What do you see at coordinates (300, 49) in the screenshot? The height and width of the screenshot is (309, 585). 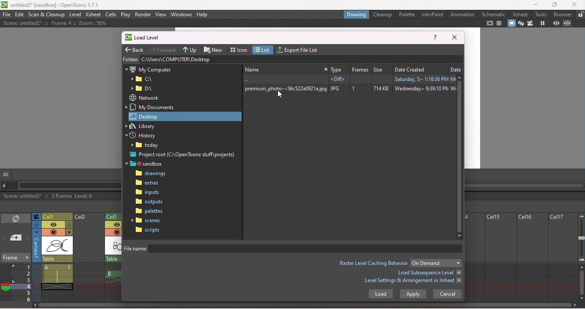 I see `Export file list` at bounding box center [300, 49].